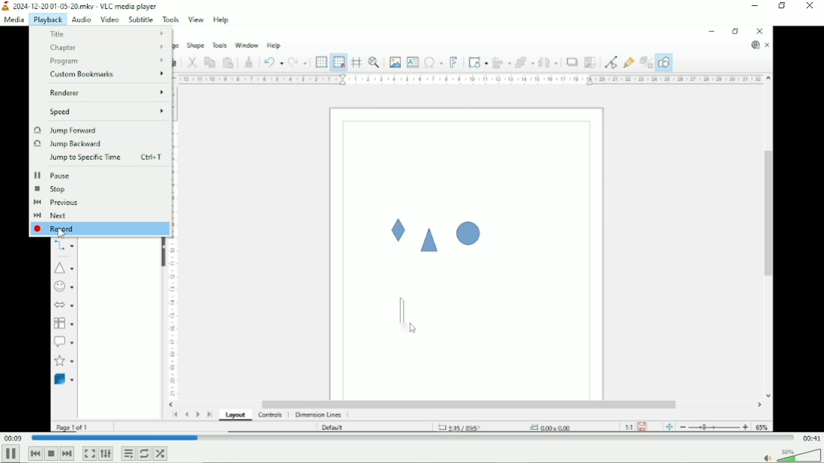 Image resolution: width=824 pixels, height=463 pixels. Describe the element at coordinates (106, 112) in the screenshot. I see `Speed` at that location.